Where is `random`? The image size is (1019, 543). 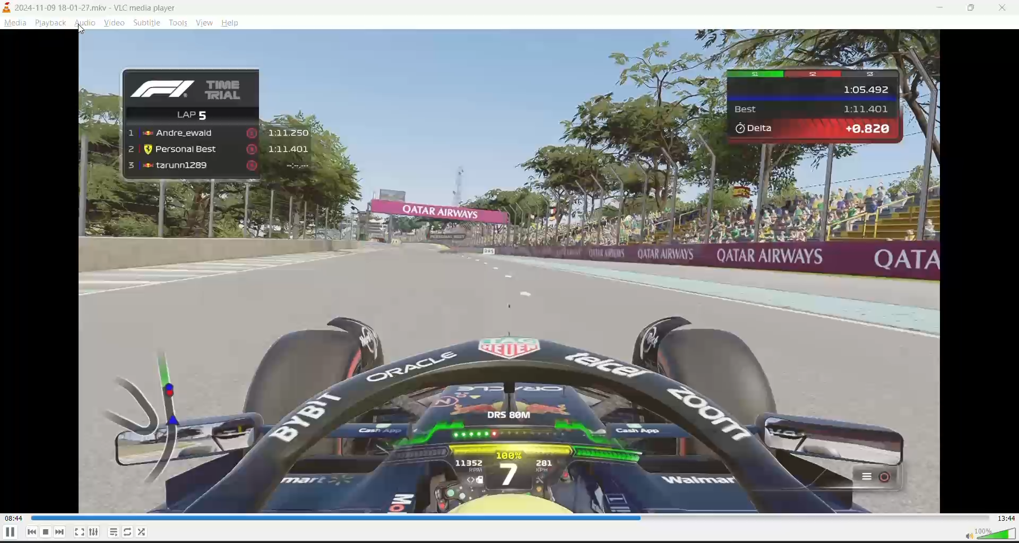 random is located at coordinates (143, 533).